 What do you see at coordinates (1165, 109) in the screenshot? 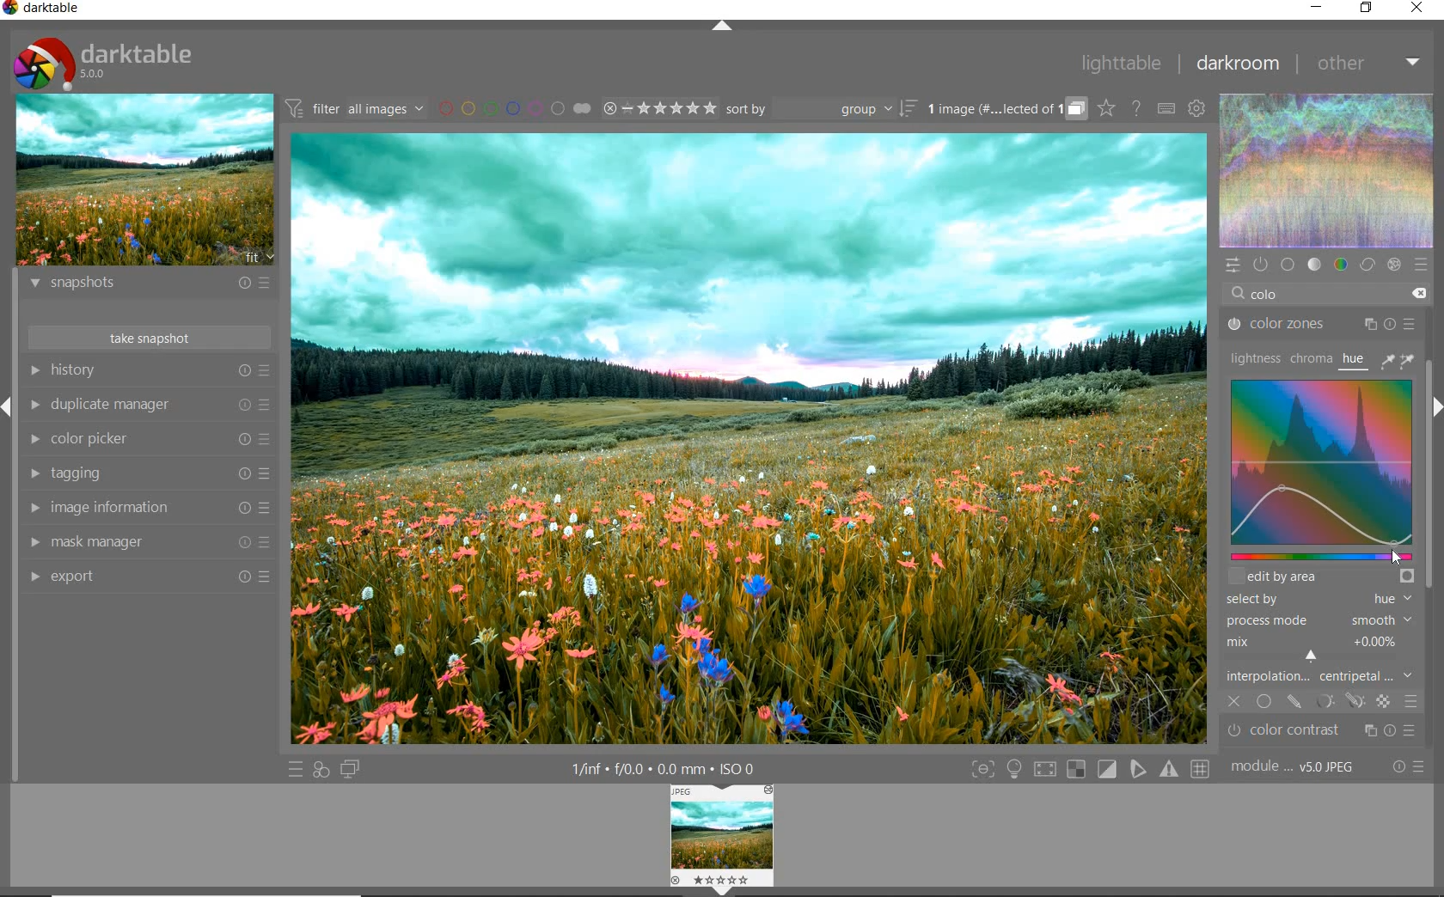
I see `set keyboard shortcuts` at bounding box center [1165, 109].